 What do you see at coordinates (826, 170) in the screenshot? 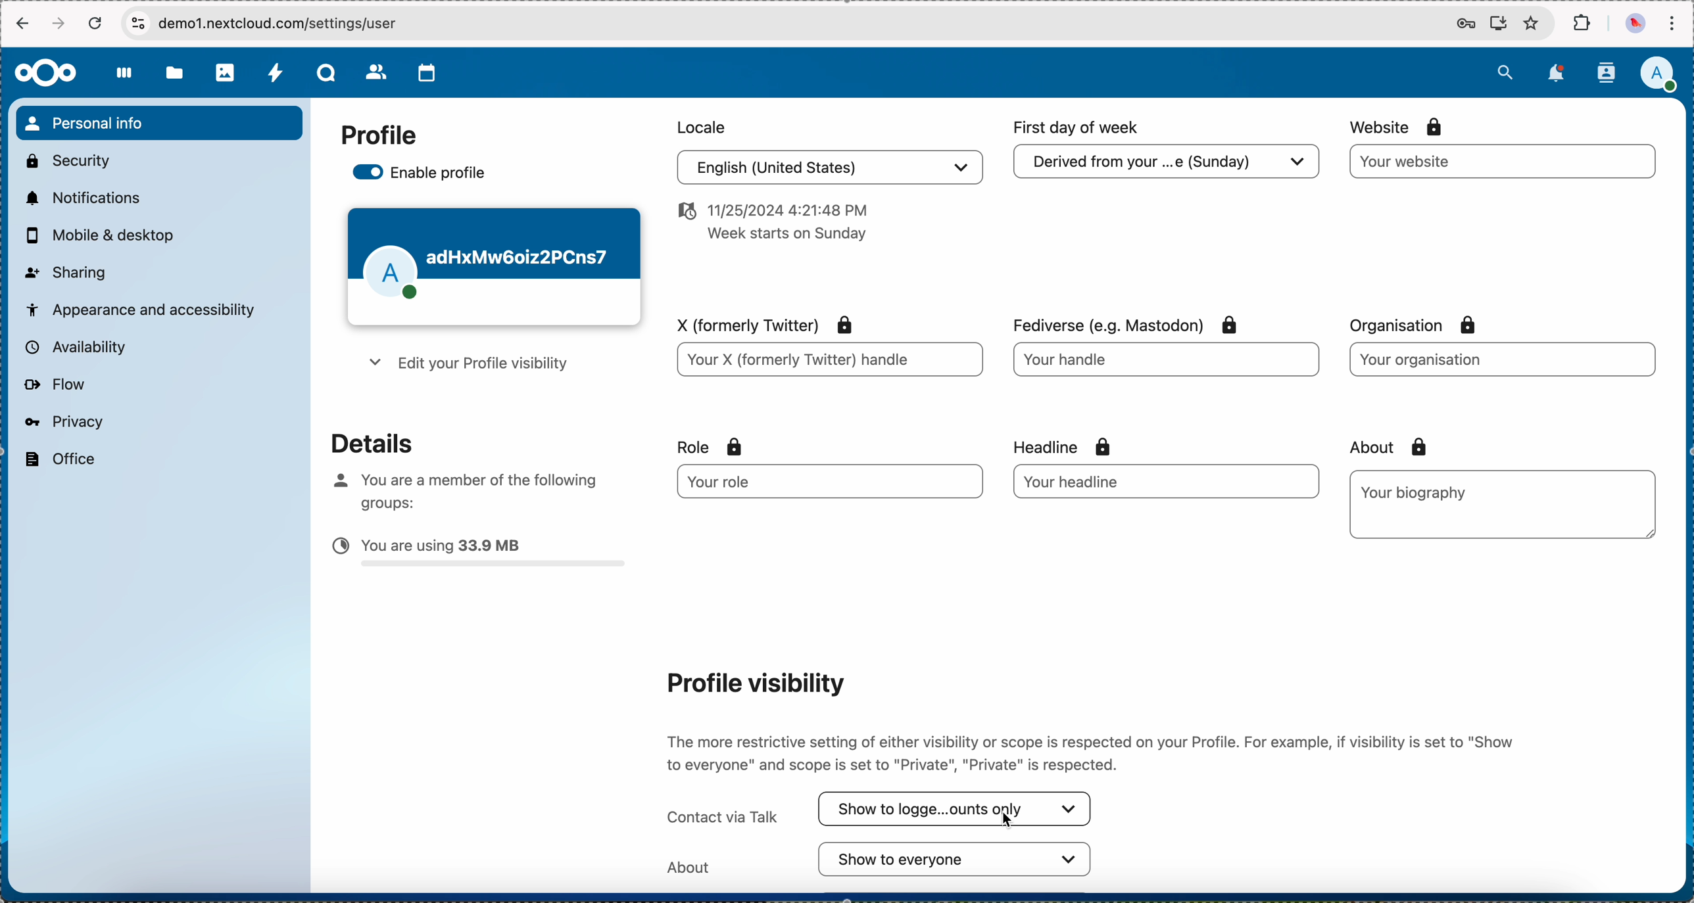
I see `english` at bounding box center [826, 170].